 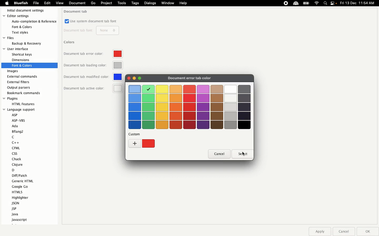 What do you see at coordinates (150, 3) in the screenshot?
I see `Dialogs` at bounding box center [150, 3].